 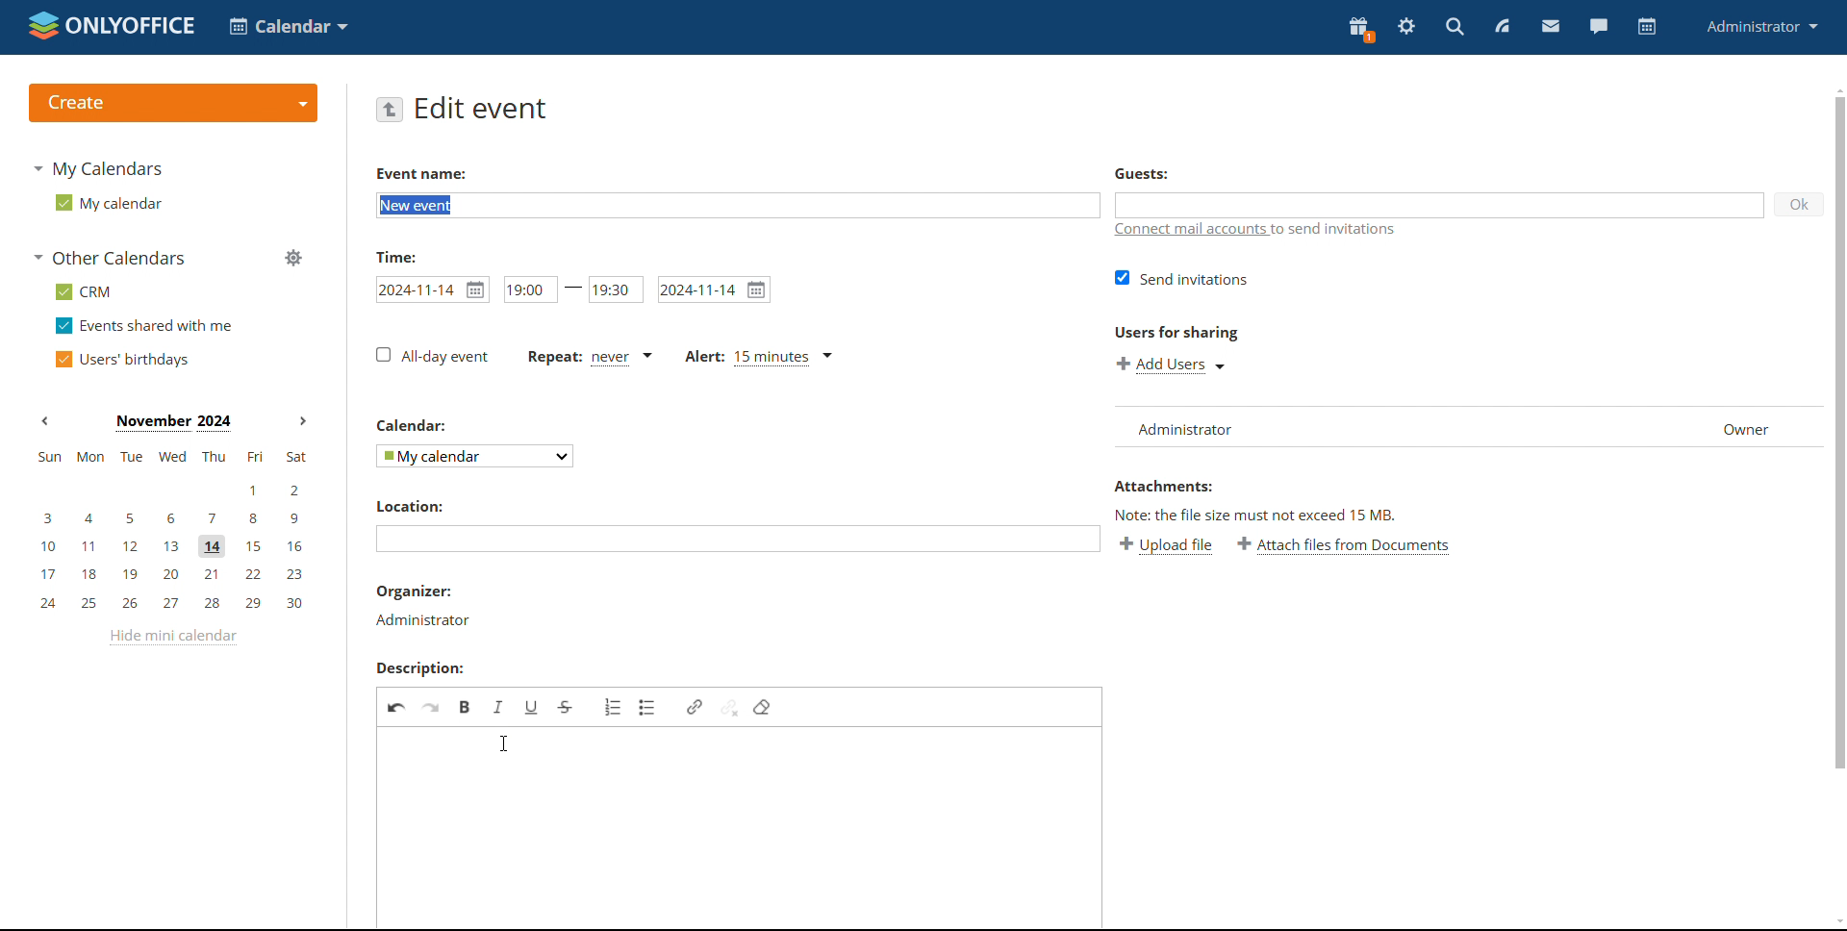 I want to click on text, so click(x=1276, y=514).